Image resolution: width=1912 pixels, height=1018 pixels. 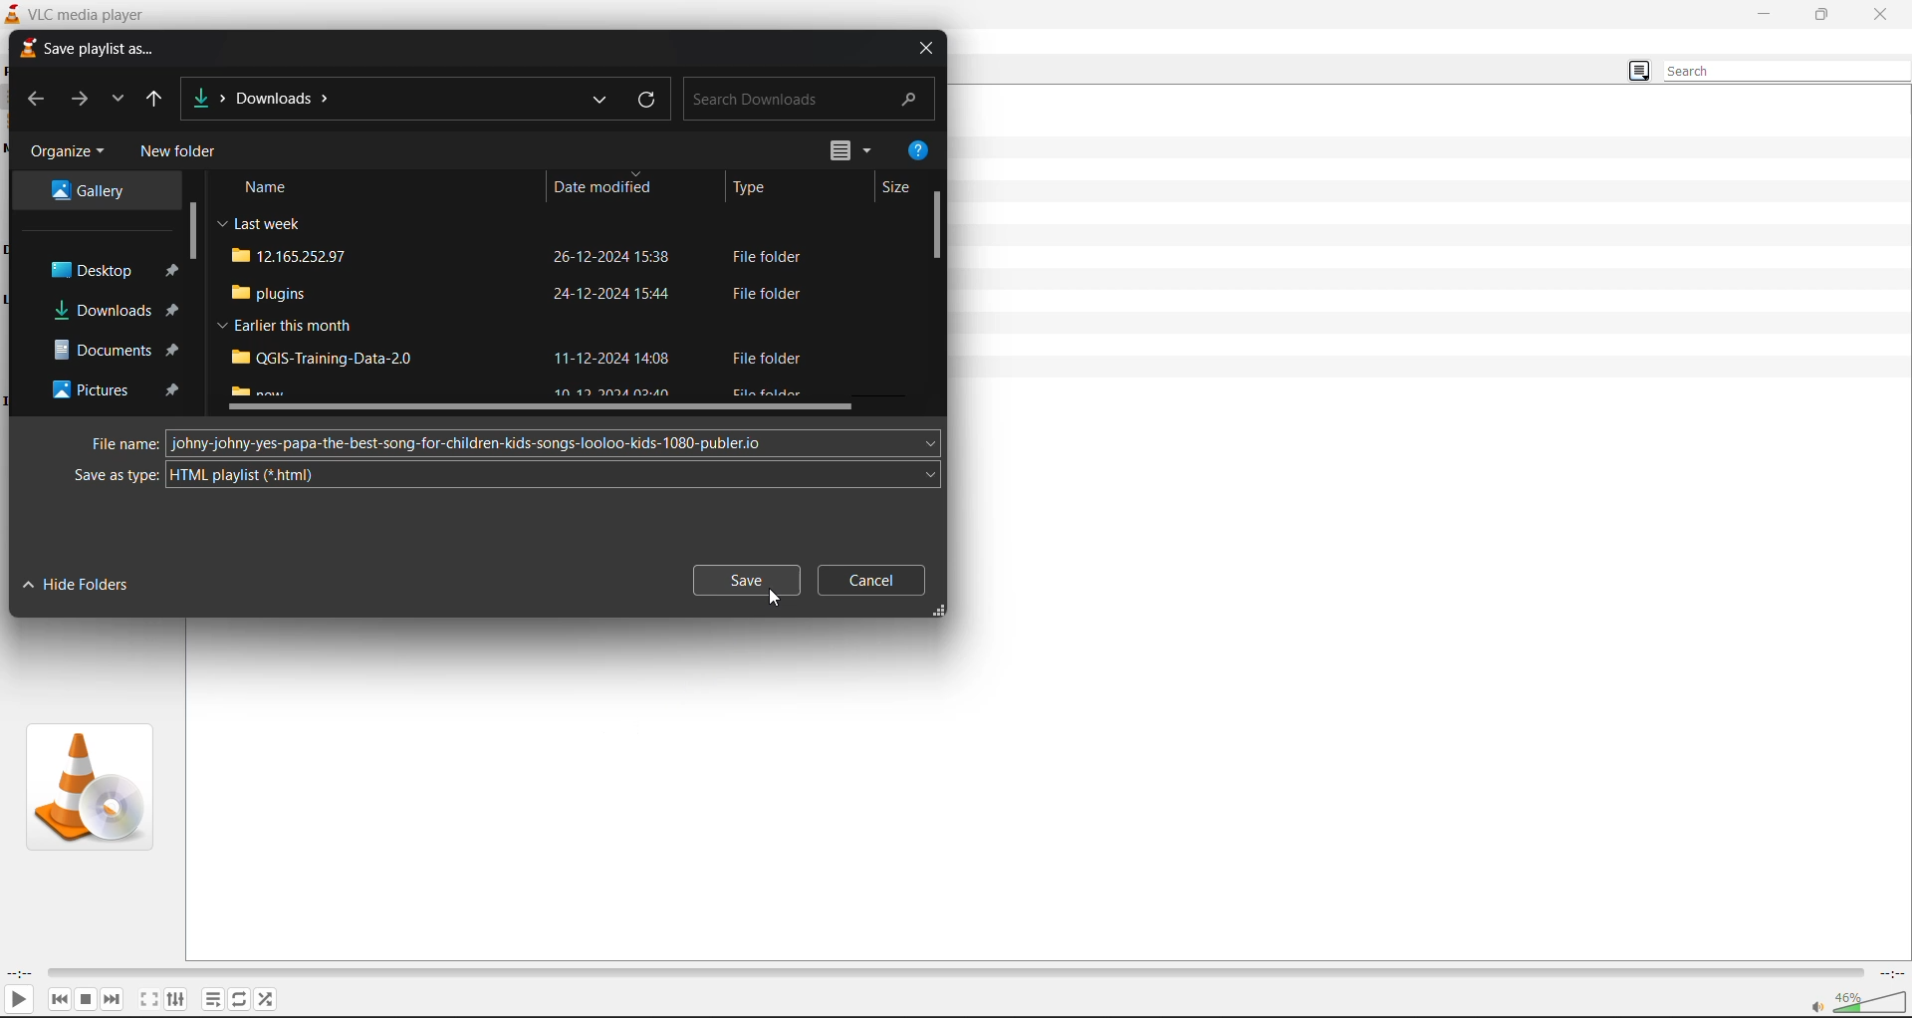 What do you see at coordinates (554, 324) in the screenshot?
I see `file name , date modified and type` at bounding box center [554, 324].